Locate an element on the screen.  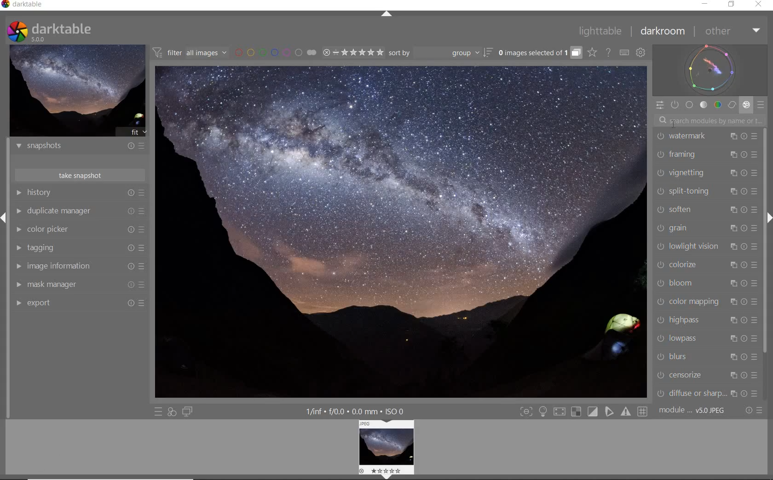
presets is located at coordinates (756, 153).